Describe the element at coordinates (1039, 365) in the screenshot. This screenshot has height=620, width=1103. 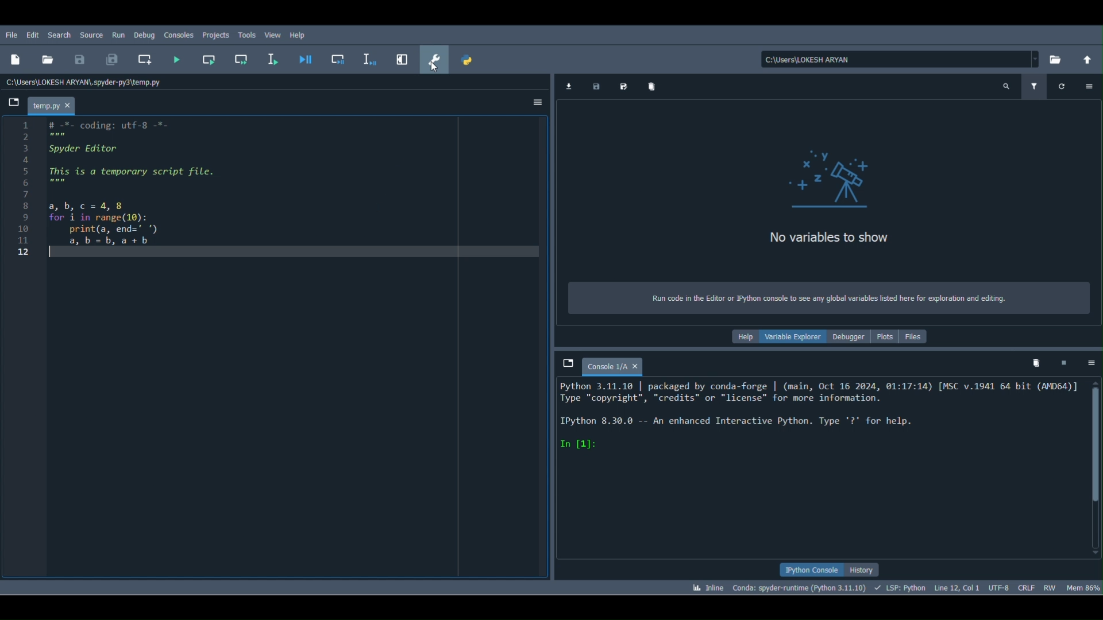
I see `Remove all variables from namespace` at that location.